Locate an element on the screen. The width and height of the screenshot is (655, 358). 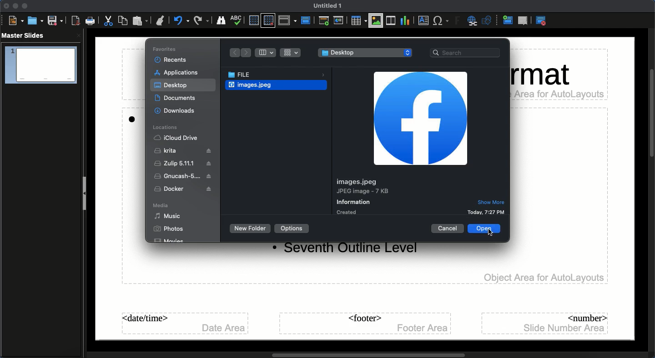
Hyperlink is located at coordinates (472, 21).